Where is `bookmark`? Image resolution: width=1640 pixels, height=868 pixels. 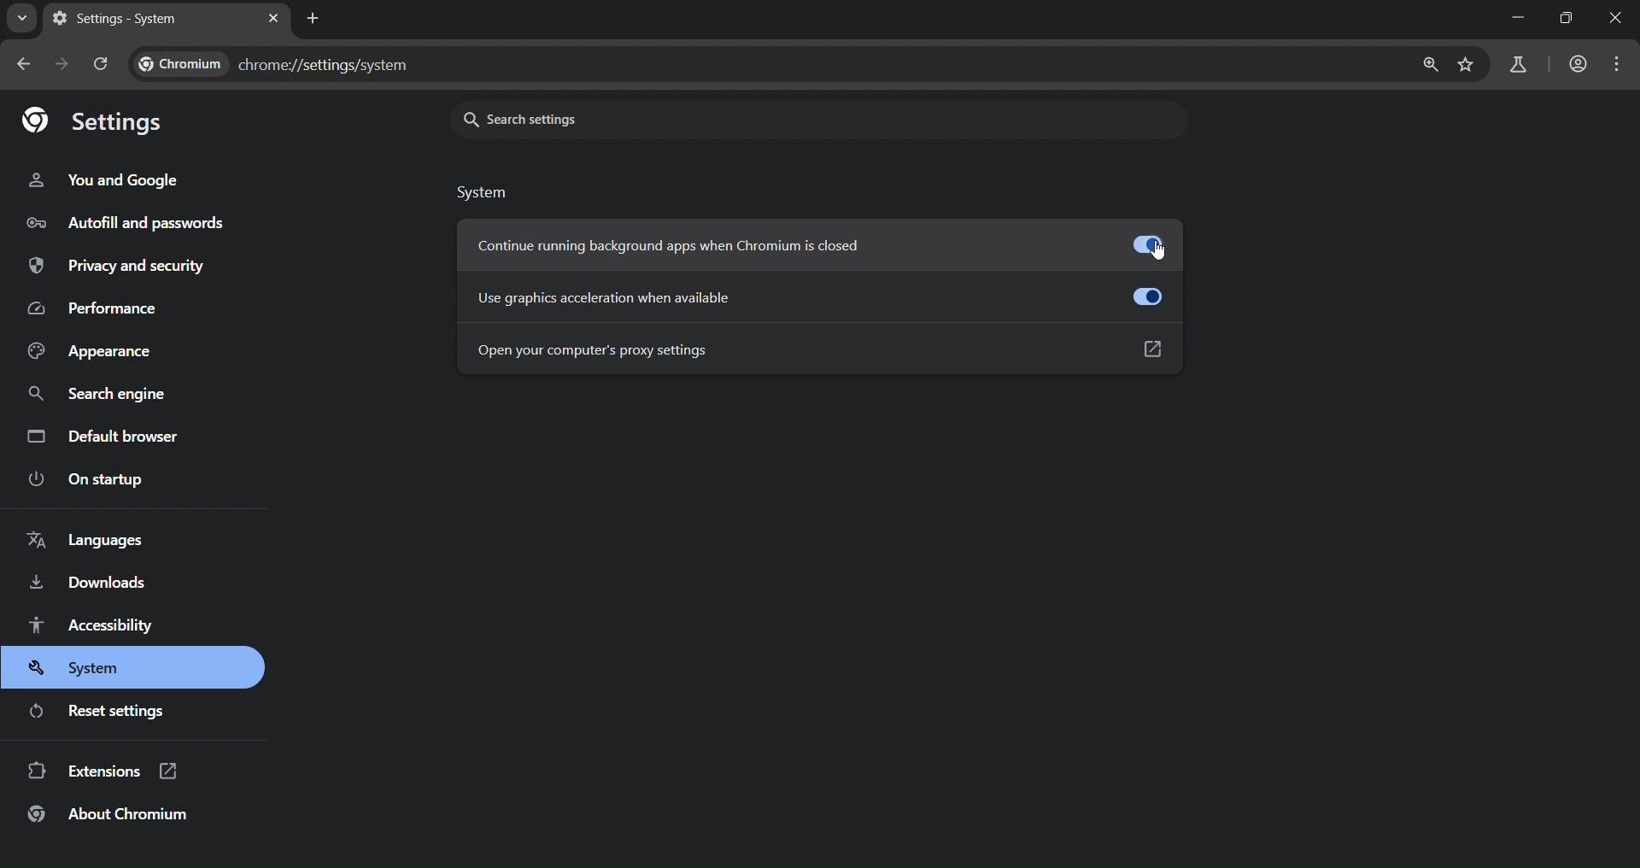
bookmark is located at coordinates (1467, 65).